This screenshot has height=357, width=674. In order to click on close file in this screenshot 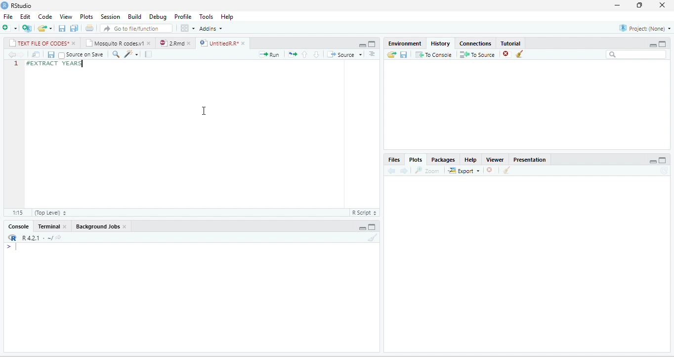, I will do `click(507, 54)`.